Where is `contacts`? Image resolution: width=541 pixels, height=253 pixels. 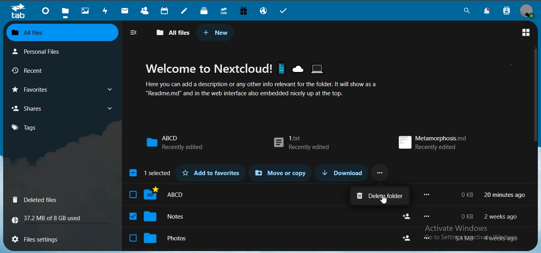 contacts is located at coordinates (146, 10).